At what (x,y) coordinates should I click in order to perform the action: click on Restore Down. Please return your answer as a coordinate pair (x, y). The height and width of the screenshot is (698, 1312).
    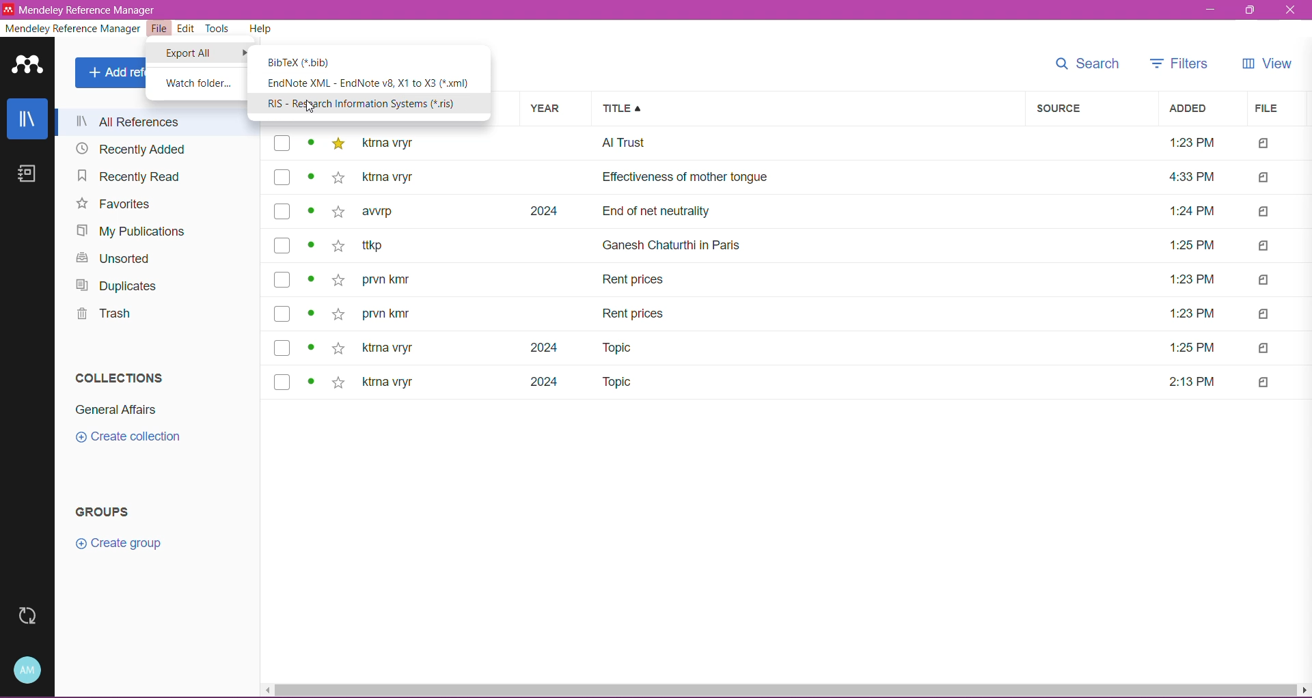
    Looking at the image, I should click on (1248, 11).